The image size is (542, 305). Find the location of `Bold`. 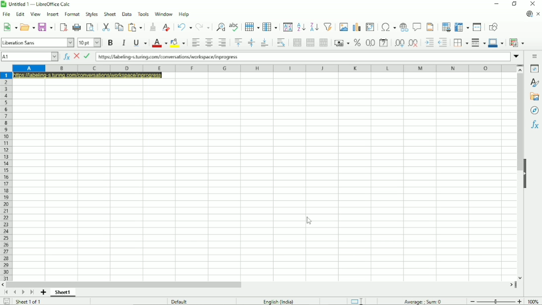

Bold is located at coordinates (110, 42).